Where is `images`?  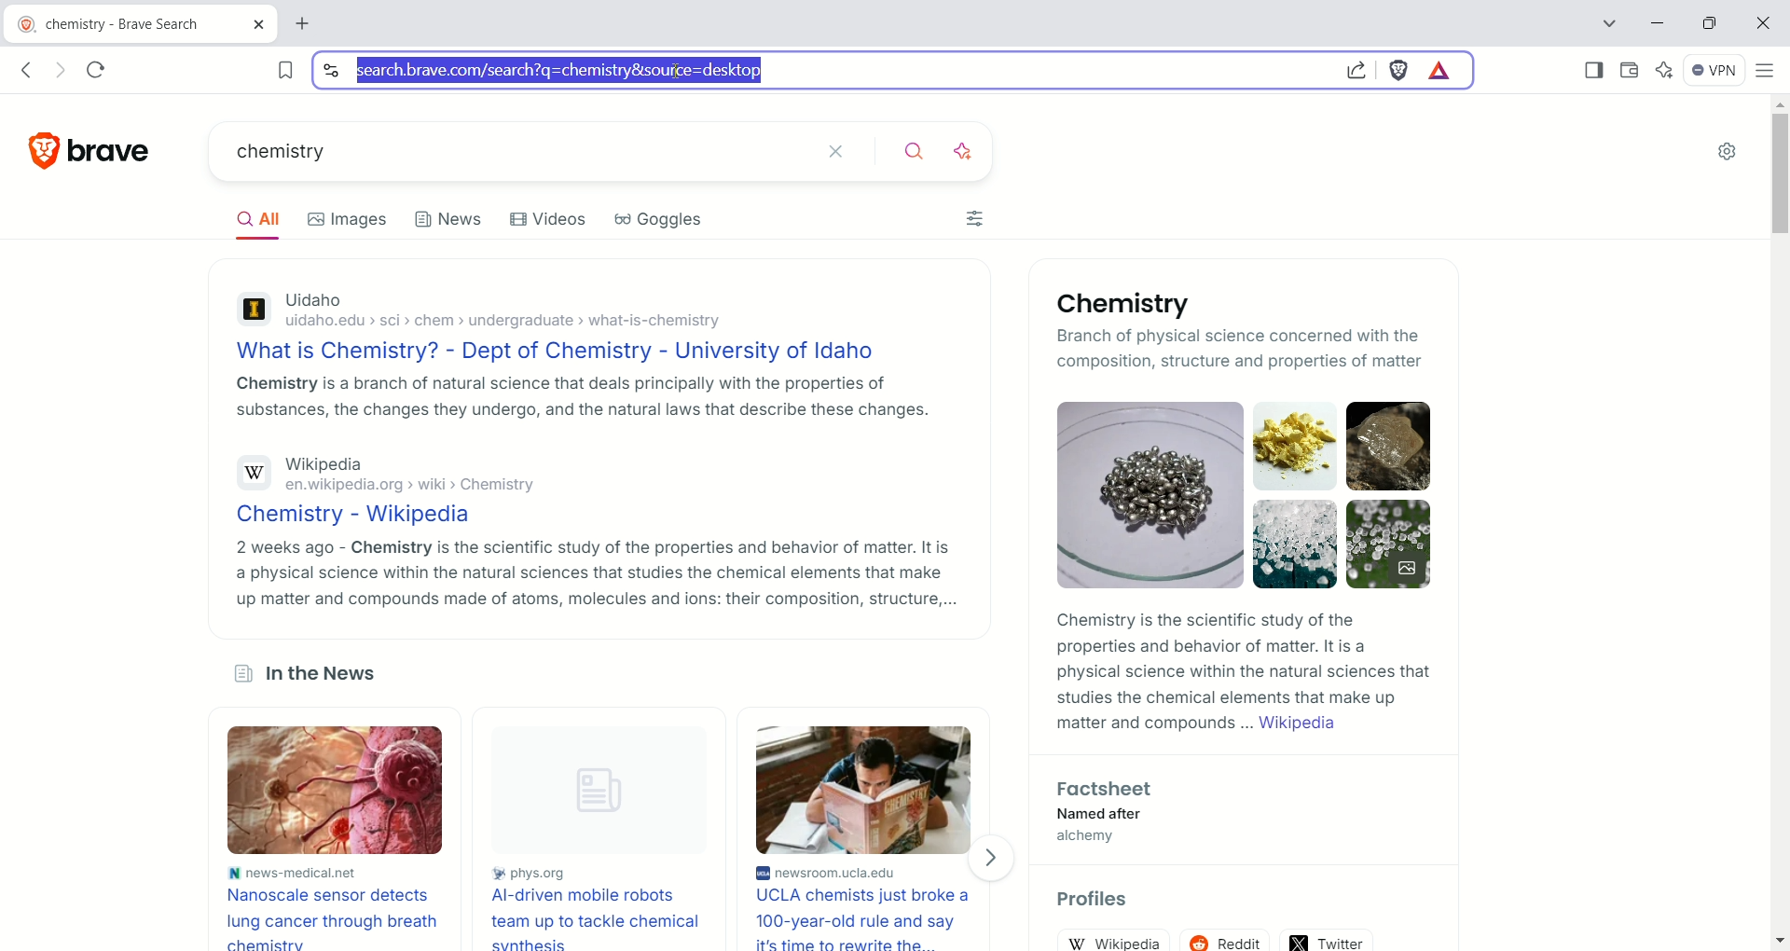
images is located at coordinates (347, 222).